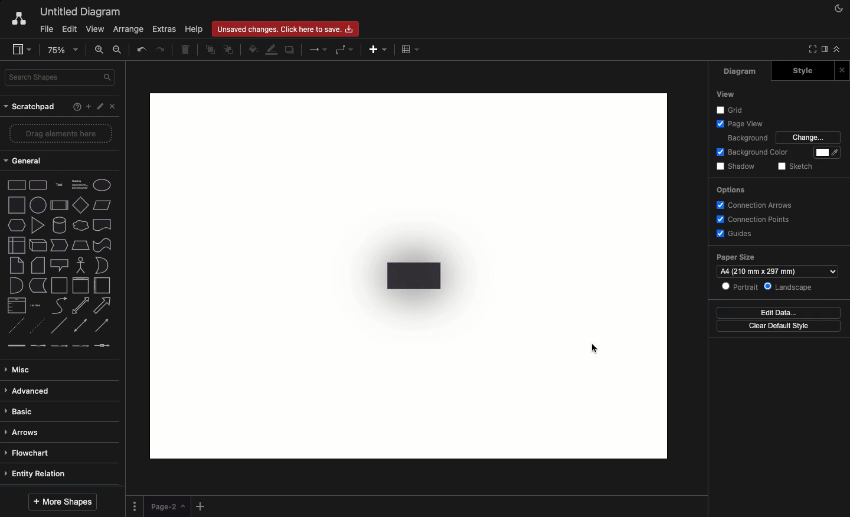 Image resolution: width=850 pixels, height=517 pixels. I want to click on hexagon, so click(15, 225).